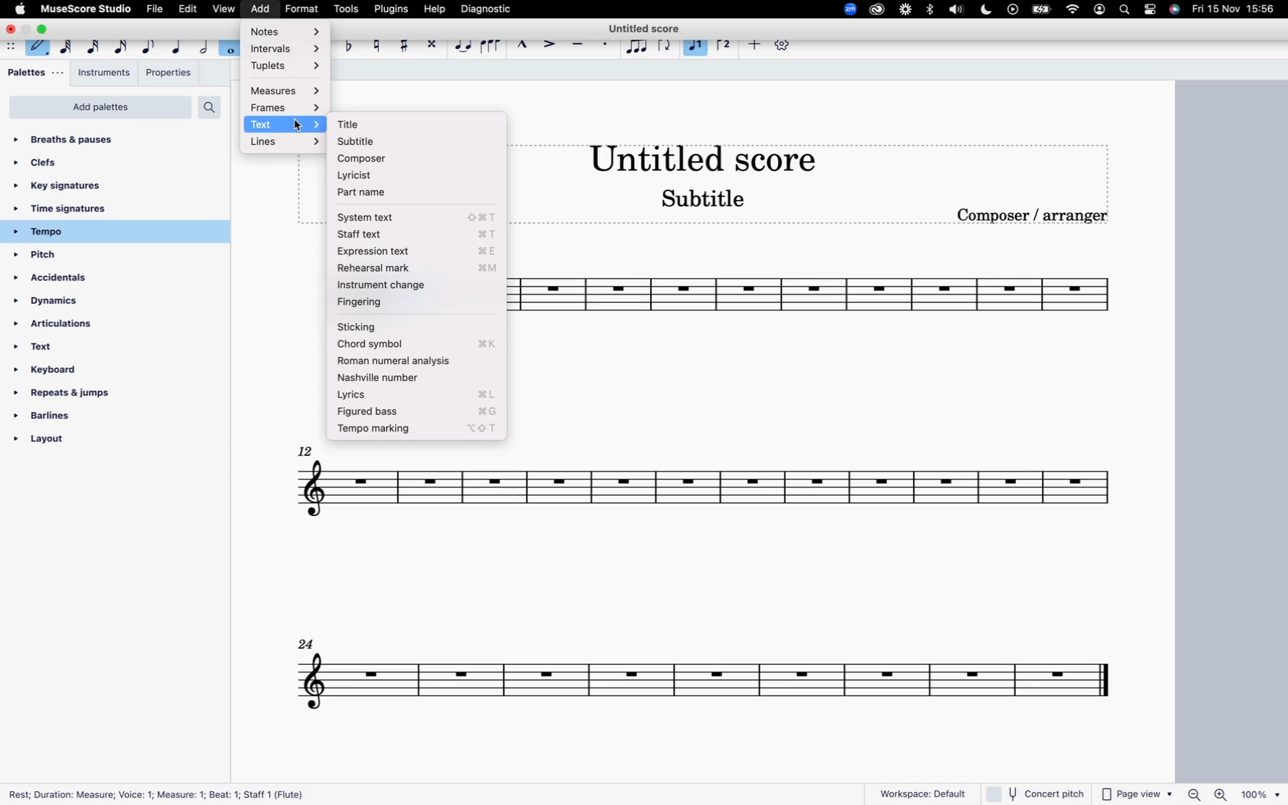  Describe the element at coordinates (522, 45) in the screenshot. I see `marcato` at that location.